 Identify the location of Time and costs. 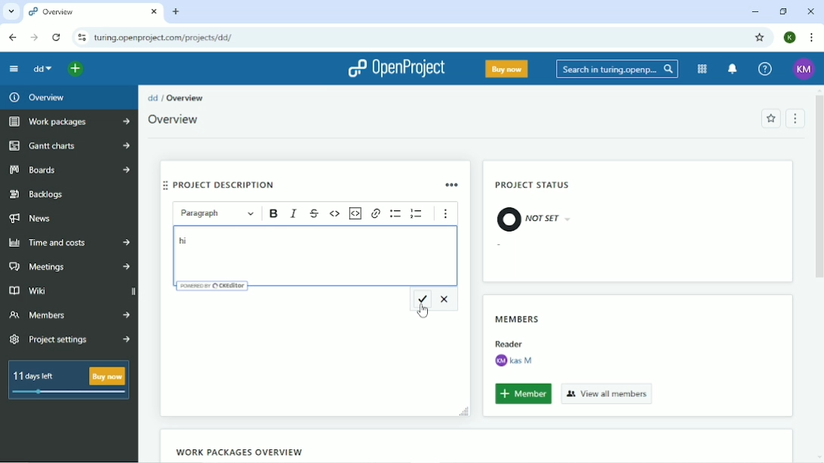
(69, 243).